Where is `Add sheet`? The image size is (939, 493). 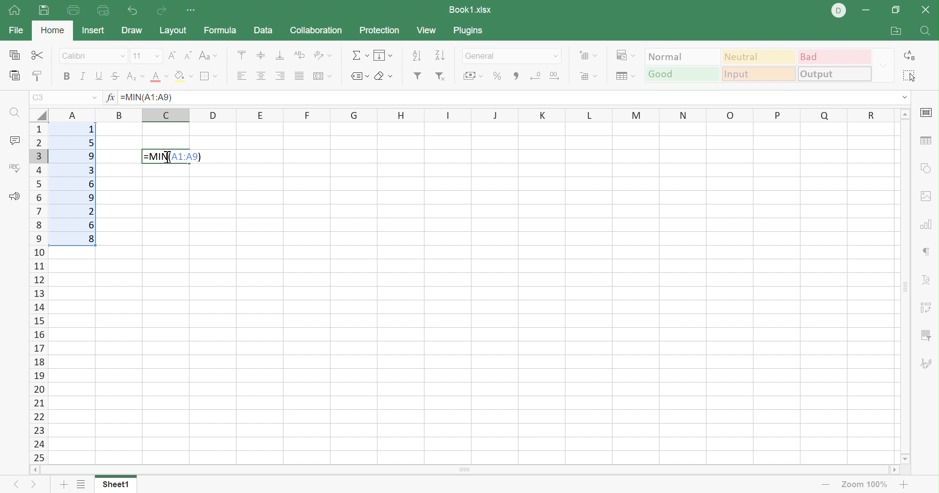
Add sheet is located at coordinates (63, 484).